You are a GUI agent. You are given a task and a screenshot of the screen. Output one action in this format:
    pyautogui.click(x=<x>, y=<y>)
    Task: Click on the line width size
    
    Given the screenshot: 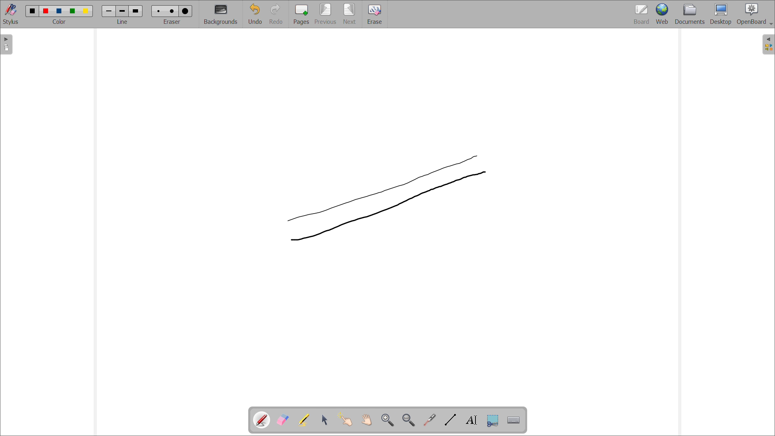 What is the action you would take?
    pyautogui.click(x=136, y=11)
    